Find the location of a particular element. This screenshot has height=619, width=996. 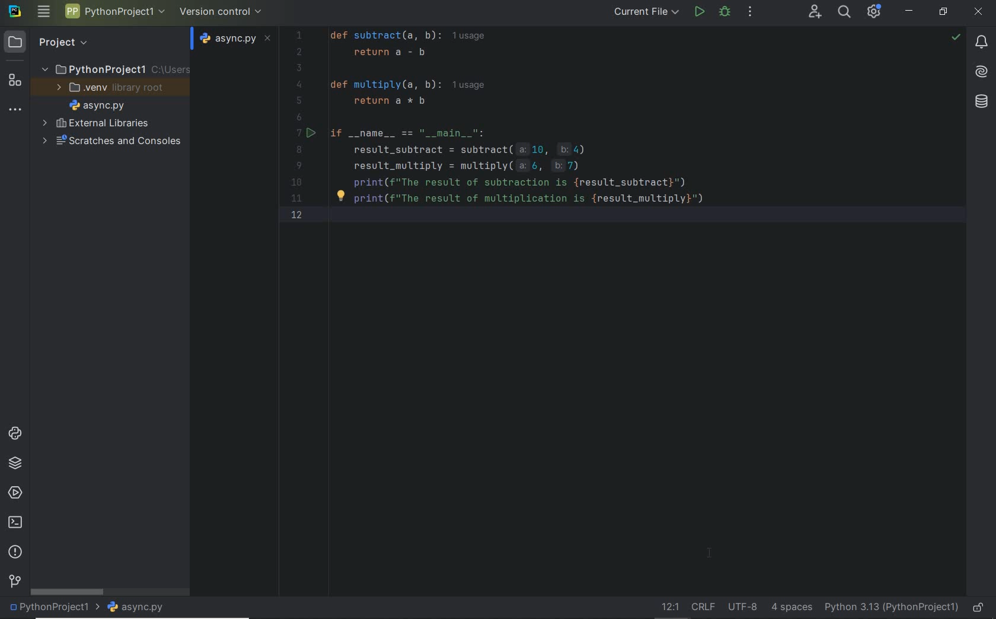

file name is located at coordinates (100, 107).